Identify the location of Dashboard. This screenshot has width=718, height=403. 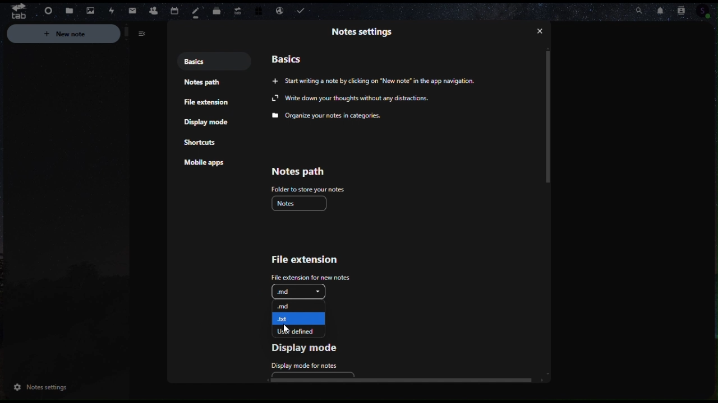
(47, 12).